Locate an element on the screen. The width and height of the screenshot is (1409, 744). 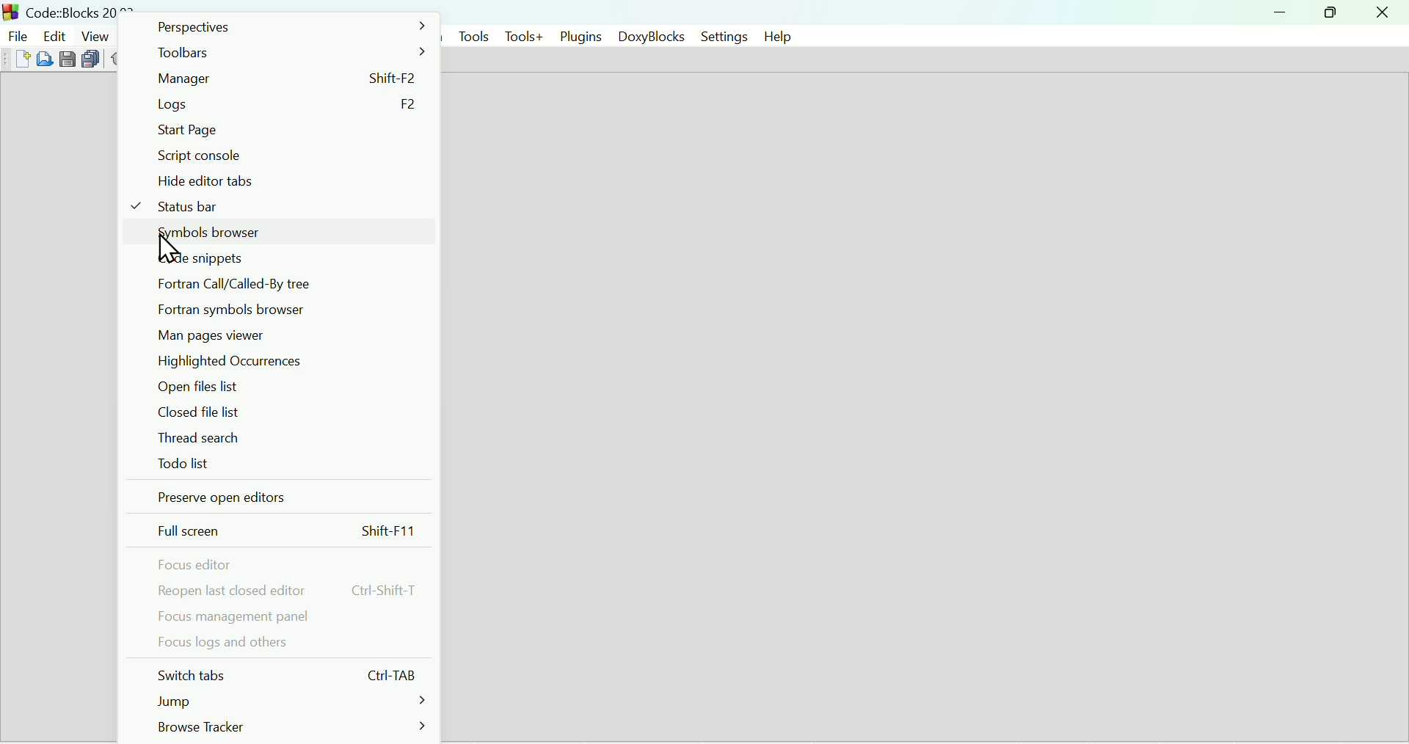
View is located at coordinates (96, 35).